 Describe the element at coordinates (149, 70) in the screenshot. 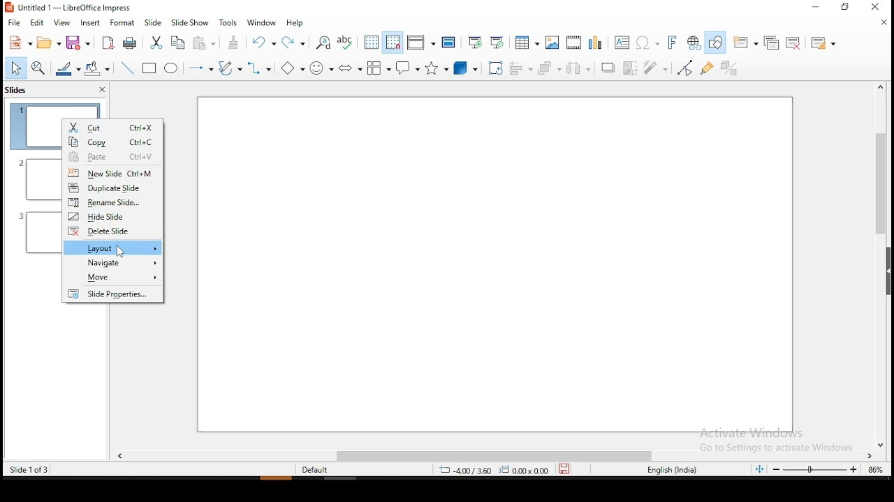

I see `` at that location.